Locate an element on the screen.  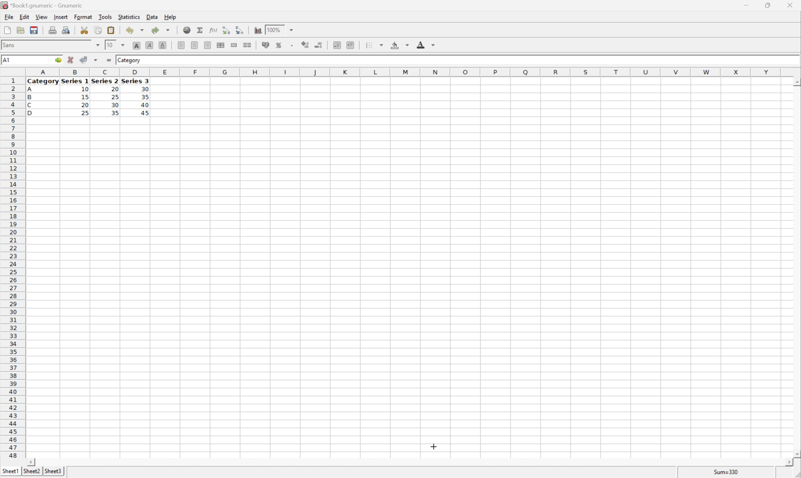
Bold is located at coordinates (137, 44).